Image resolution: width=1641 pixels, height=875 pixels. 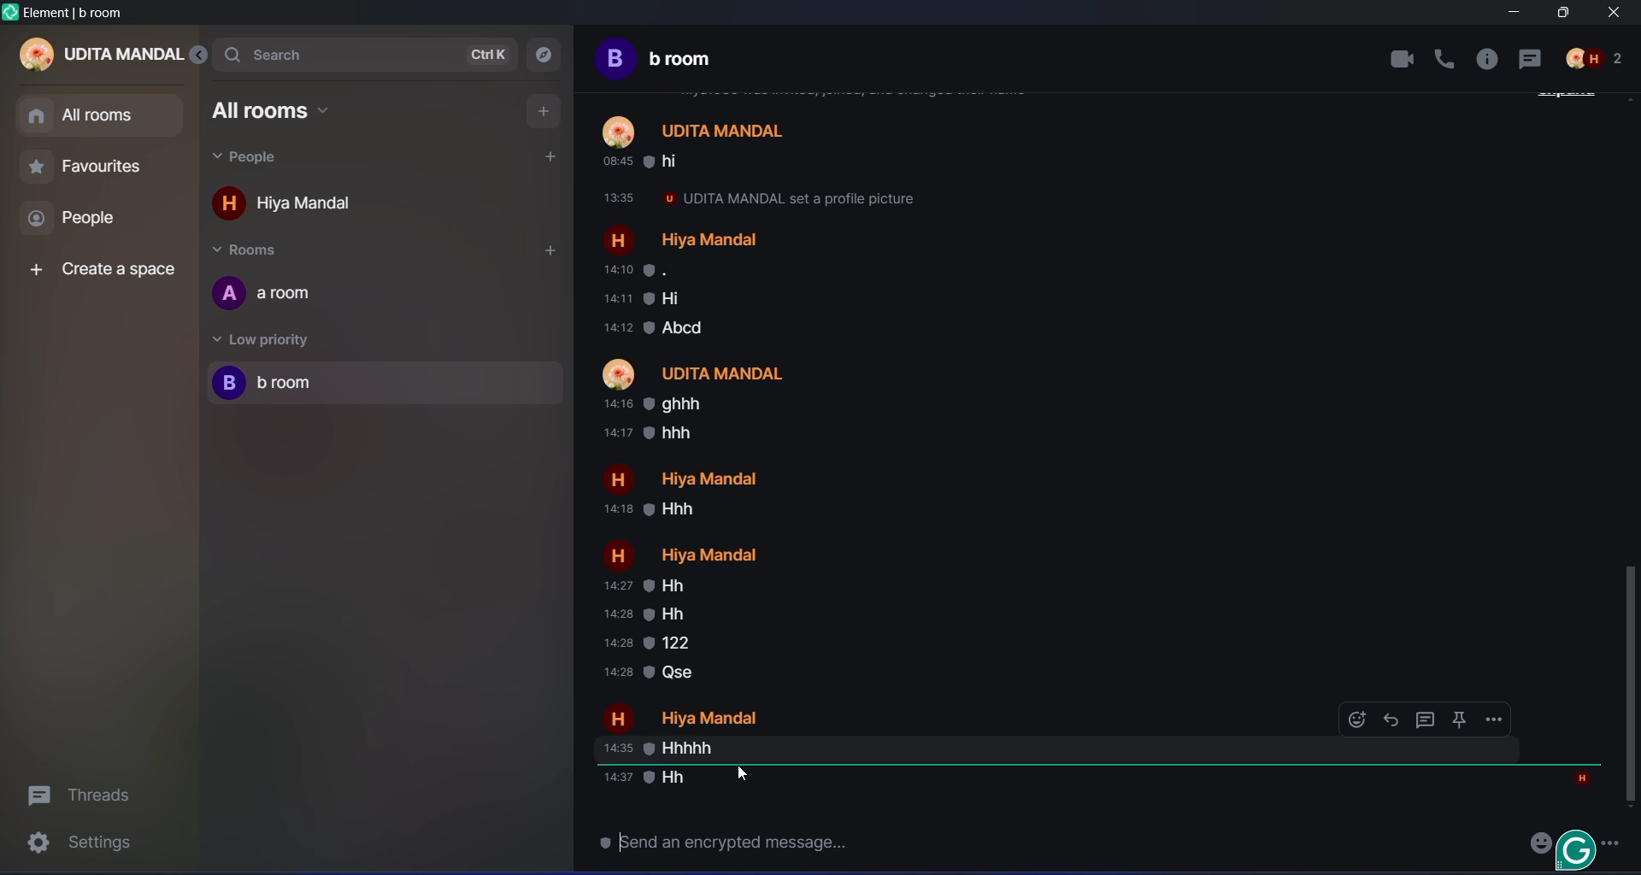 What do you see at coordinates (289, 53) in the screenshot?
I see `Search bar` at bounding box center [289, 53].